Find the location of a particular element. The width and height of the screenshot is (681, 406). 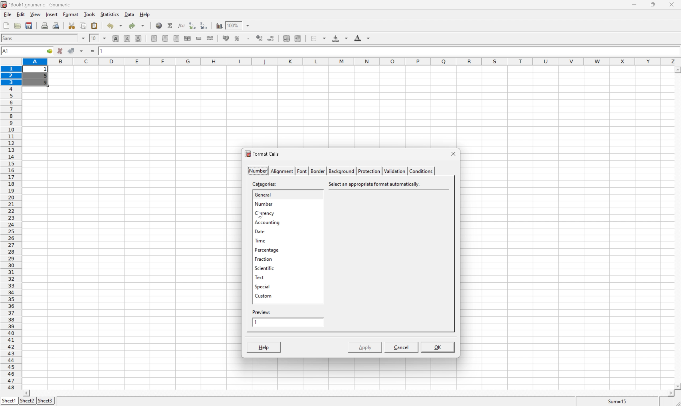

help is located at coordinates (264, 347).